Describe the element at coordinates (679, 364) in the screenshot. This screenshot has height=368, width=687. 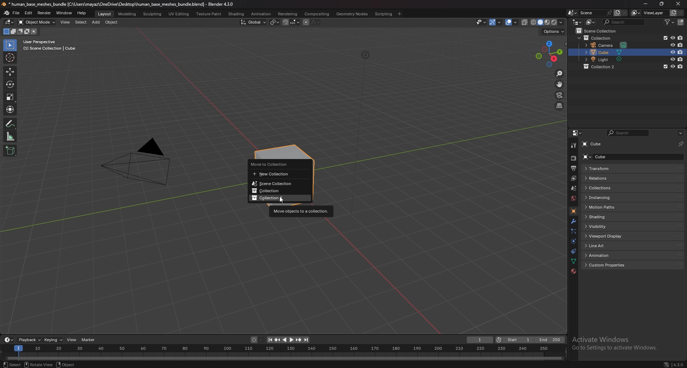
I see `version` at that location.